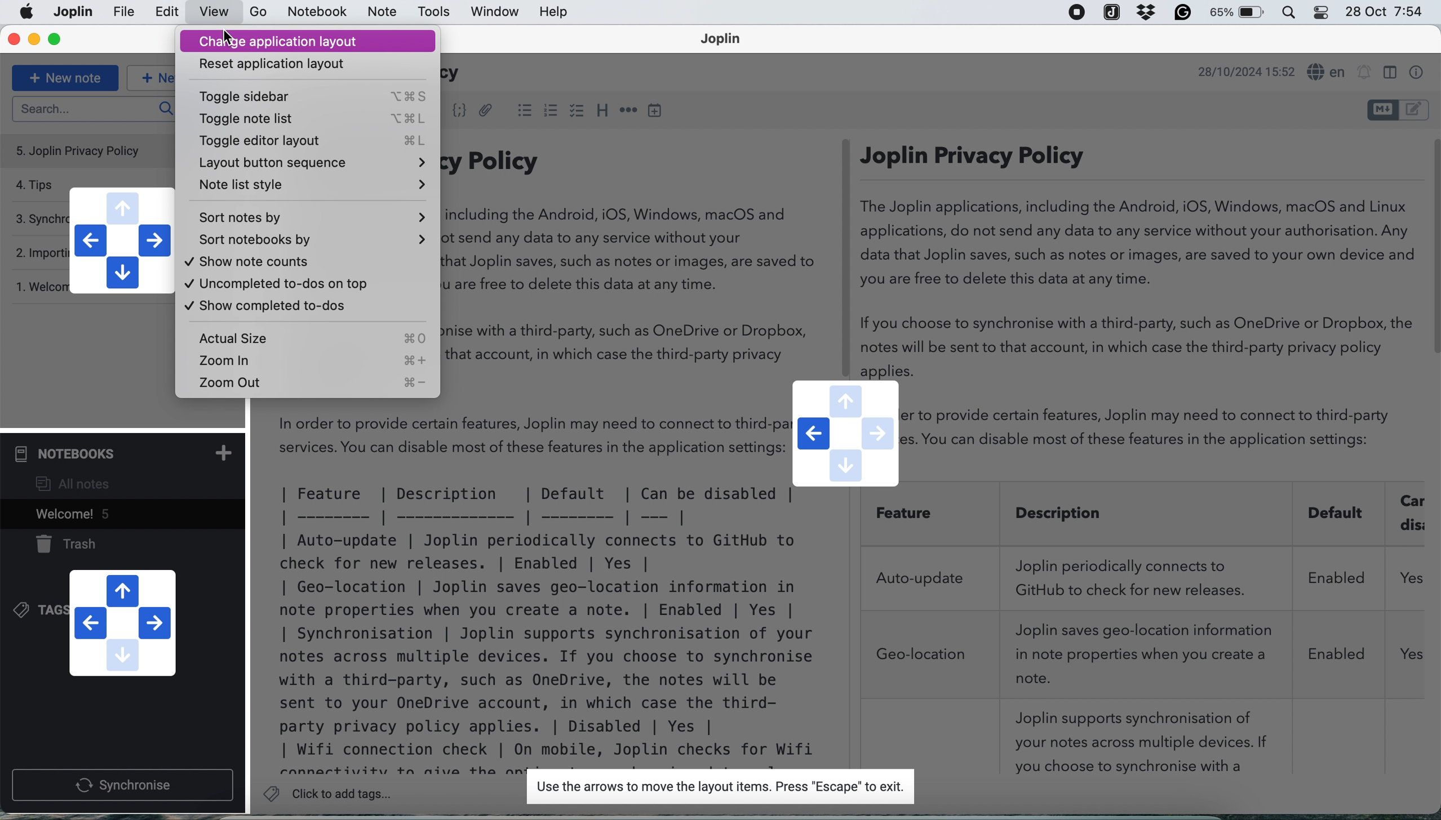 This screenshot has height=820, width=1441. I want to click on Layout button sequence, so click(311, 165).